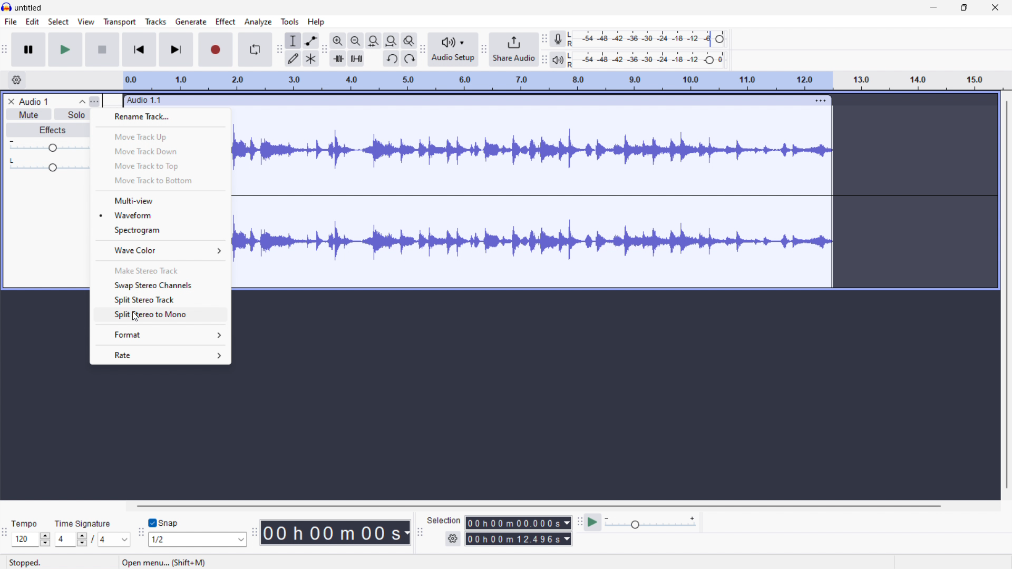 The width and height of the screenshot is (1012, 569). What do you see at coordinates (177, 49) in the screenshot?
I see `skip to end` at bounding box center [177, 49].